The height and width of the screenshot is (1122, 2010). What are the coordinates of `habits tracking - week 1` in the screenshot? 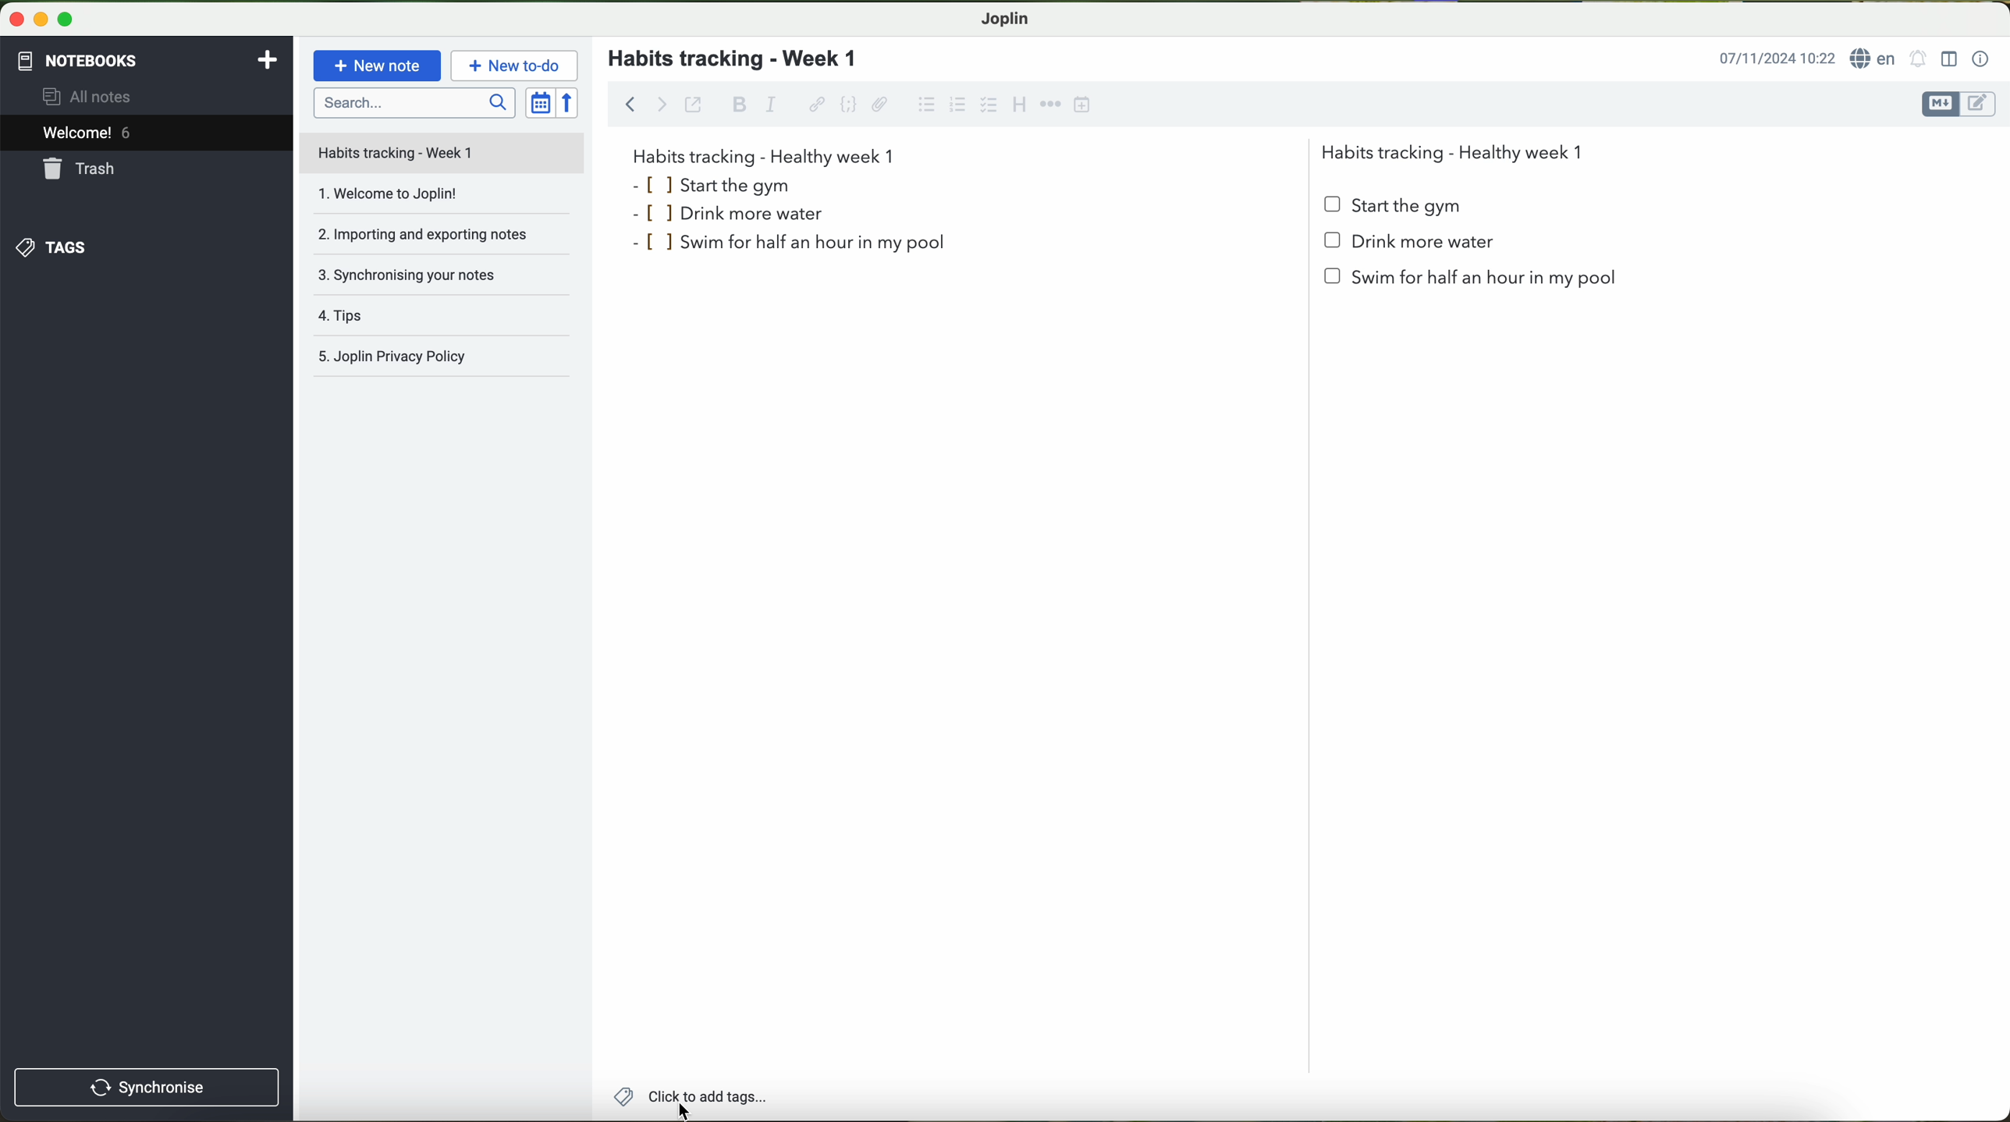 It's located at (742, 59).